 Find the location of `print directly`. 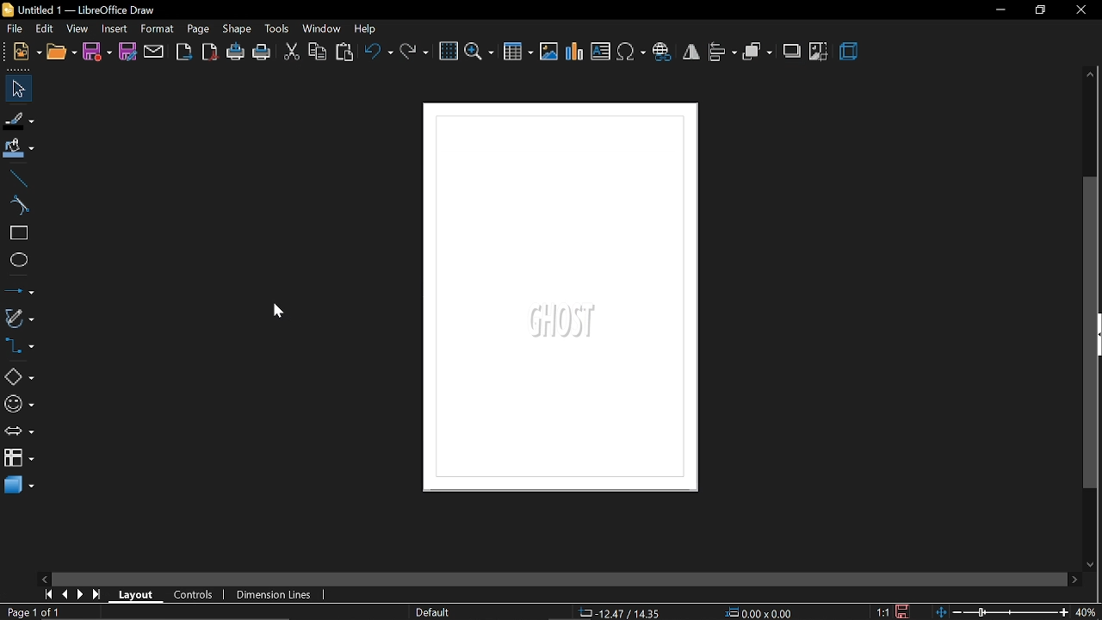

print directly is located at coordinates (234, 53).